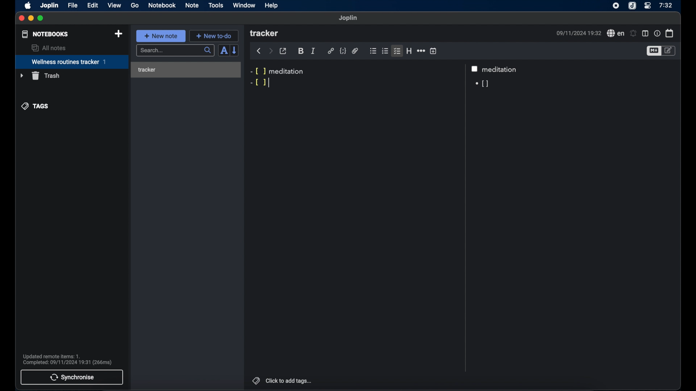 The width and height of the screenshot is (696, 391). What do you see at coordinates (72, 377) in the screenshot?
I see `synchronise` at bounding box center [72, 377].